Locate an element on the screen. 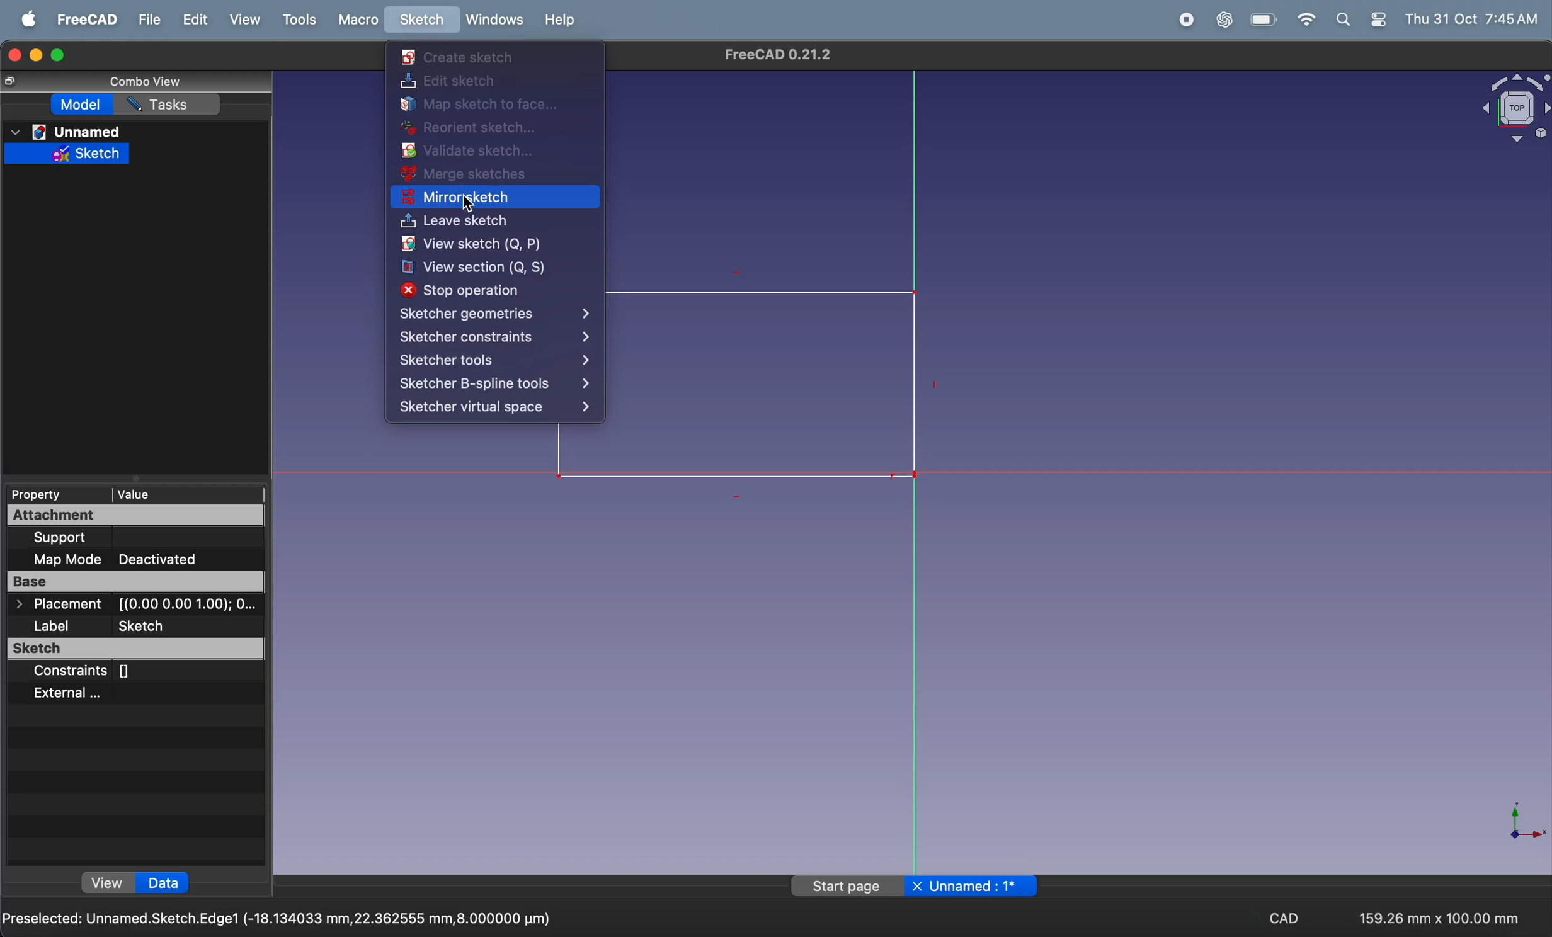 The width and height of the screenshot is (1552, 937). unnamed is located at coordinates (81, 131).